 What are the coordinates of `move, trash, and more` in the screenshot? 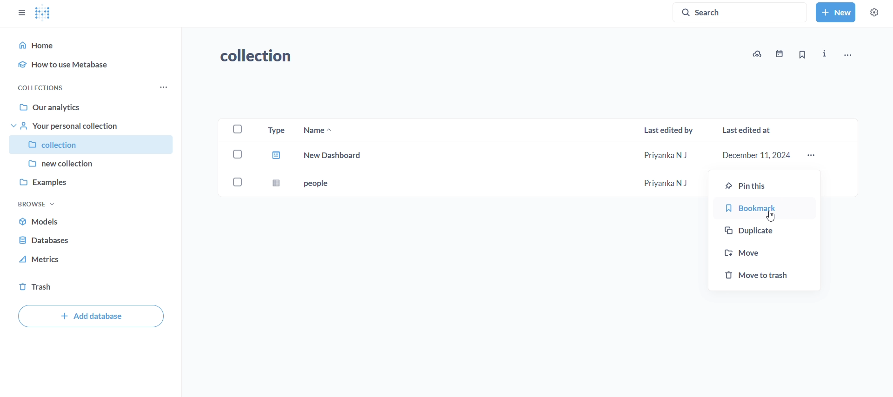 It's located at (847, 54).